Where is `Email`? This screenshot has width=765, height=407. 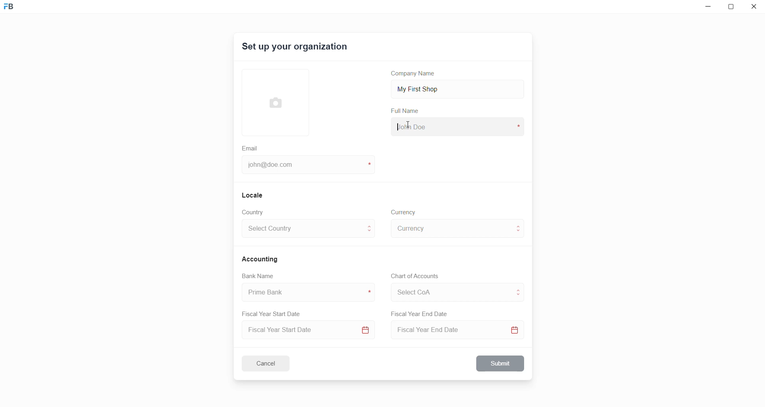
Email is located at coordinates (251, 147).